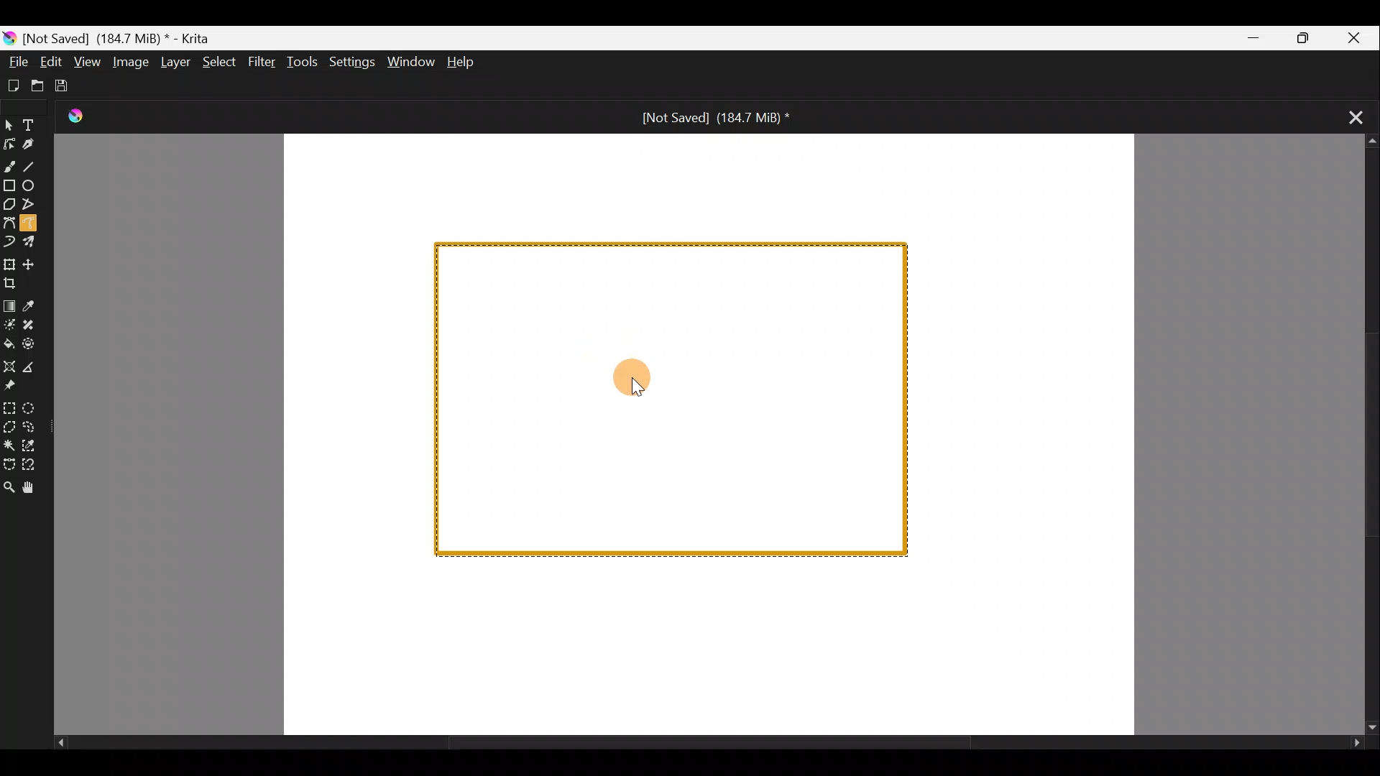  What do you see at coordinates (14, 86) in the screenshot?
I see `Create new document` at bounding box center [14, 86].